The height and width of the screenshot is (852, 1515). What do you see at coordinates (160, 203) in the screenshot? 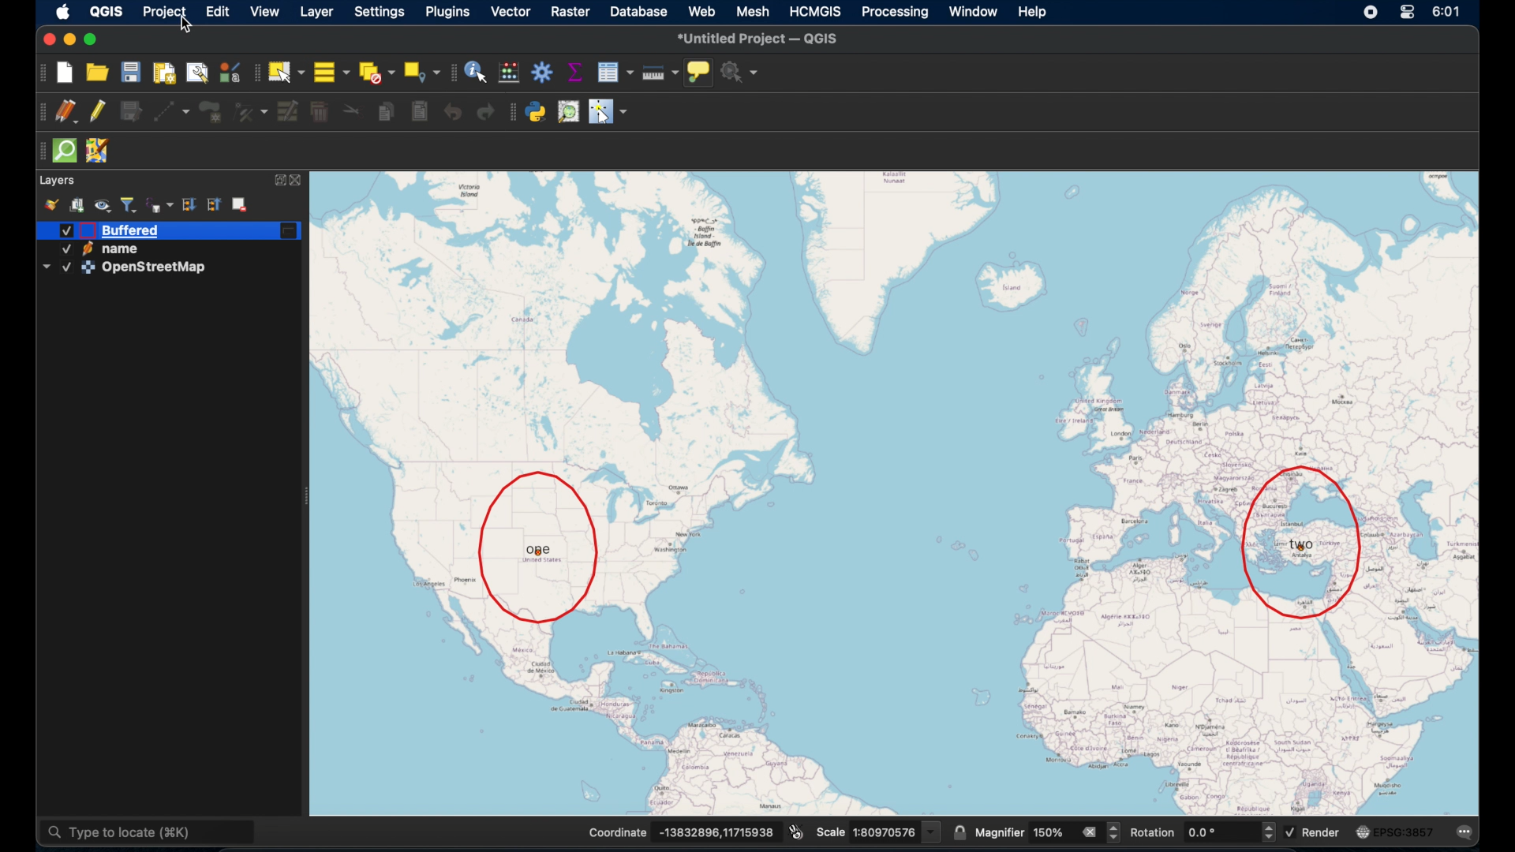
I see `filter legend by expression` at bounding box center [160, 203].